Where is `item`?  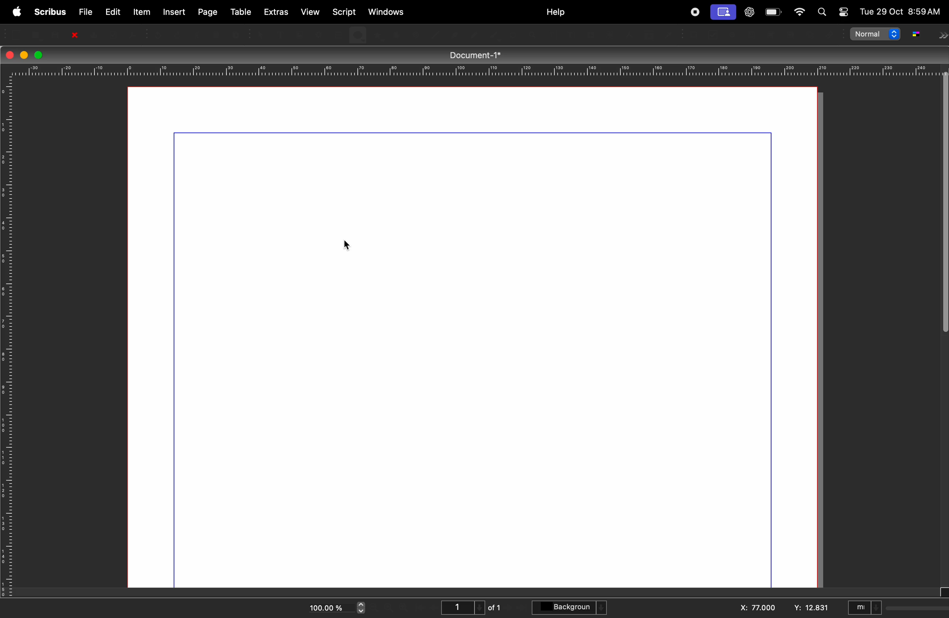
item is located at coordinates (142, 12).